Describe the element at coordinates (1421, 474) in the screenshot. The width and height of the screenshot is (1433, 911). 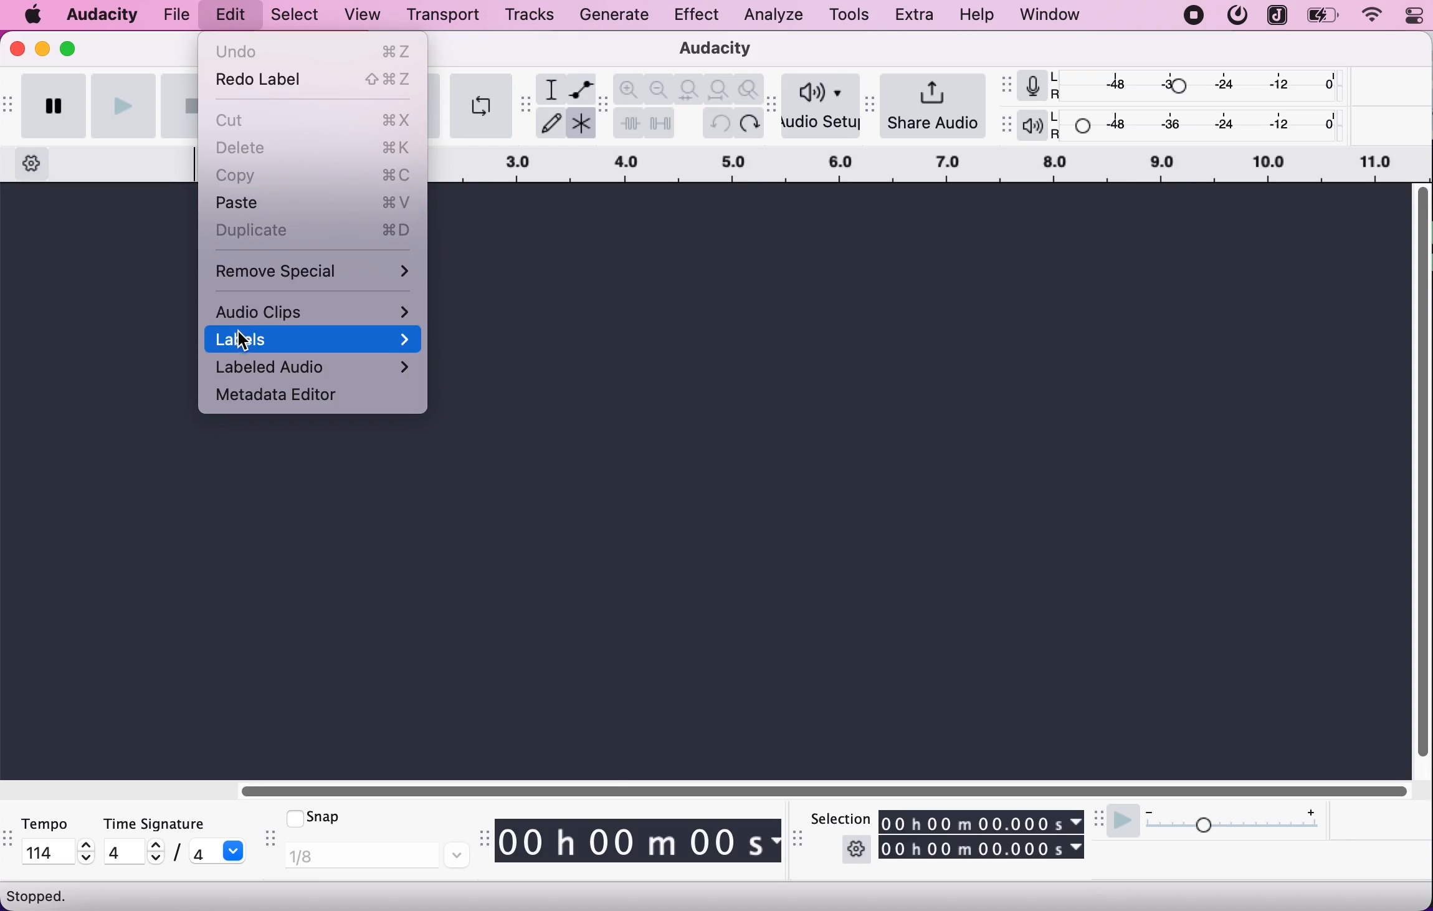
I see `vertical slider` at that location.